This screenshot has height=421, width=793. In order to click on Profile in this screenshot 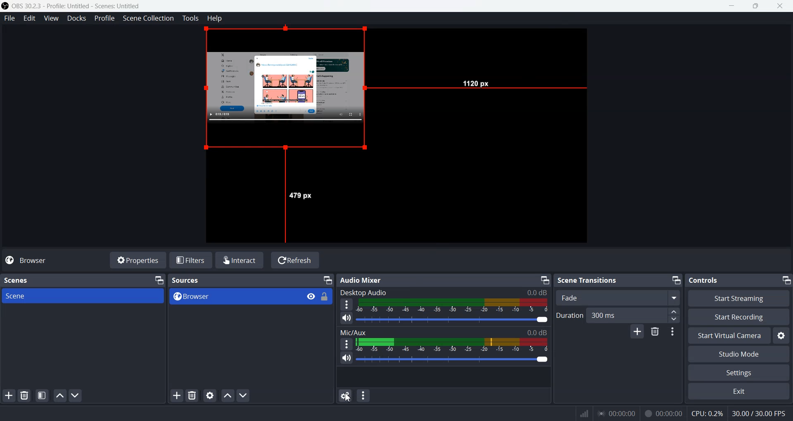, I will do `click(105, 18)`.